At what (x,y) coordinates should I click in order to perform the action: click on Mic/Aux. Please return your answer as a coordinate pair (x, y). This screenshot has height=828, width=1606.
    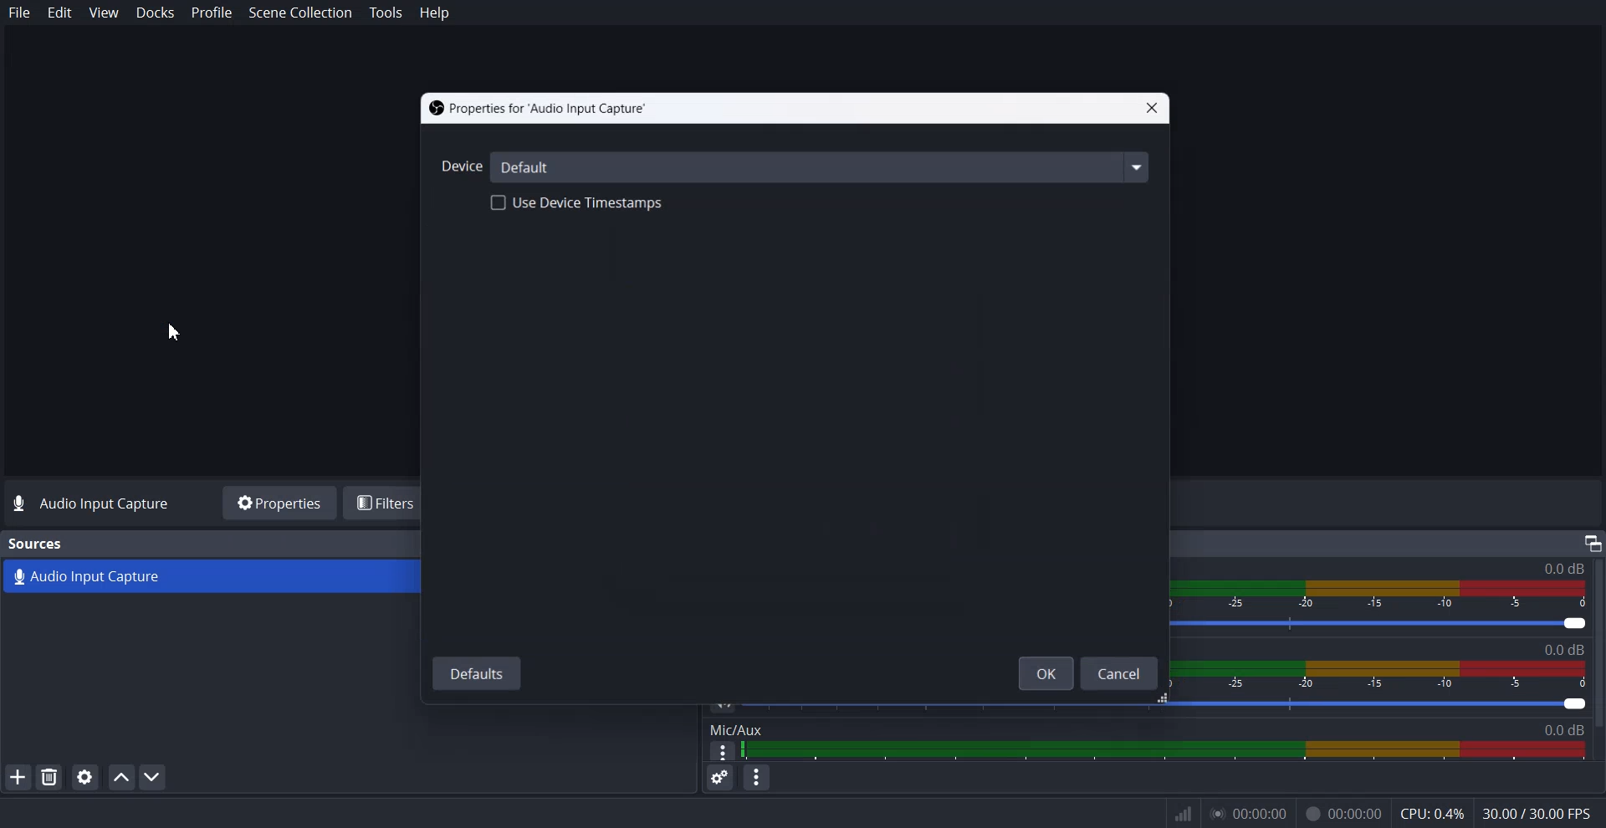
    Looking at the image, I should click on (734, 729).